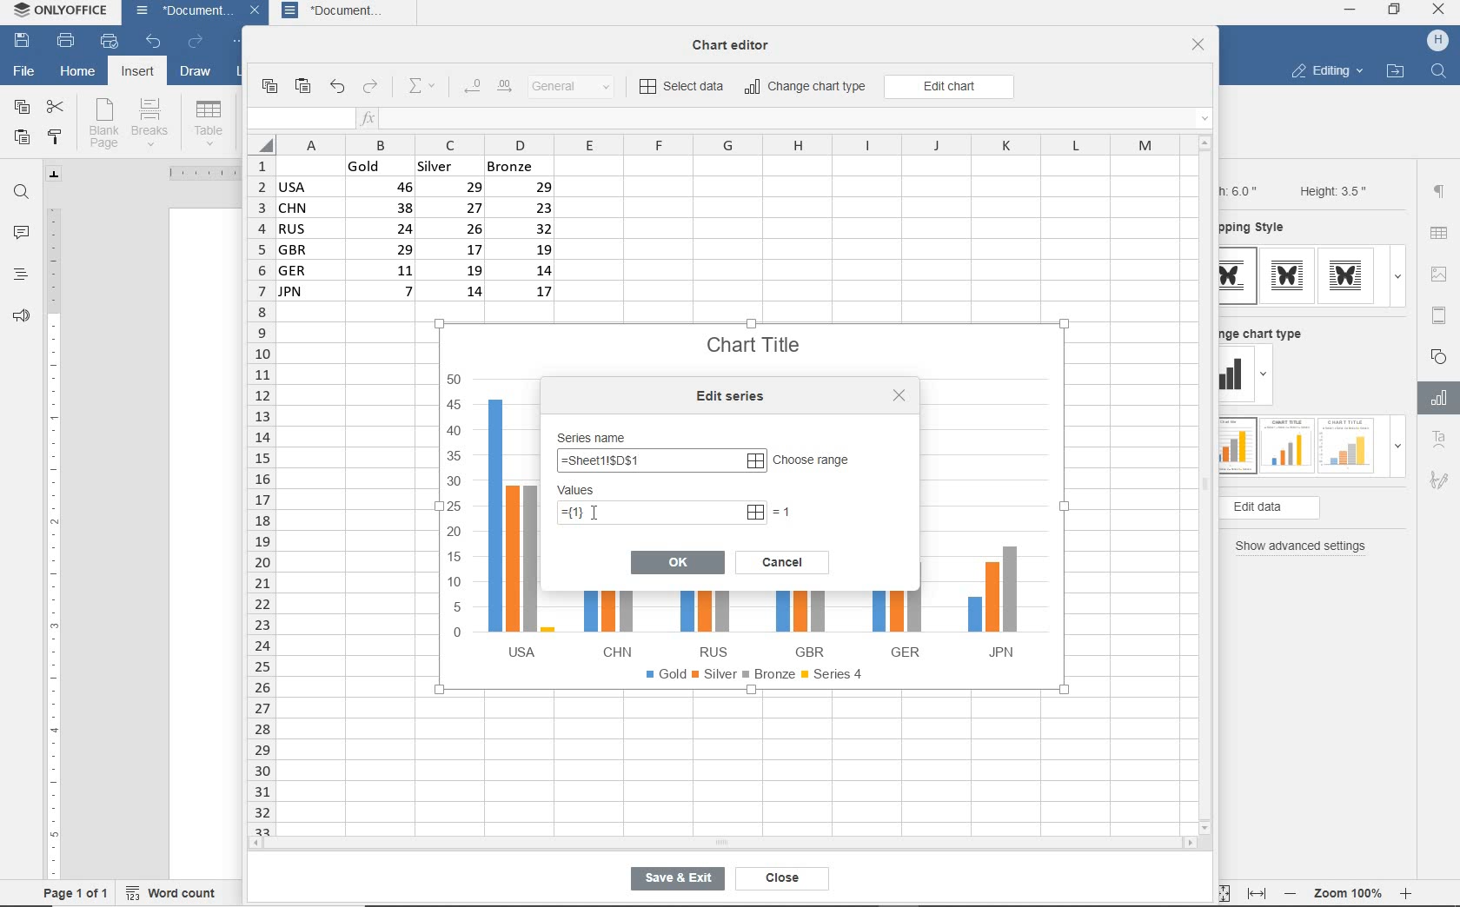 This screenshot has height=907, width=1460. What do you see at coordinates (1407, 890) in the screenshot?
I see `zoom in` at bounding box center [1407, 890].